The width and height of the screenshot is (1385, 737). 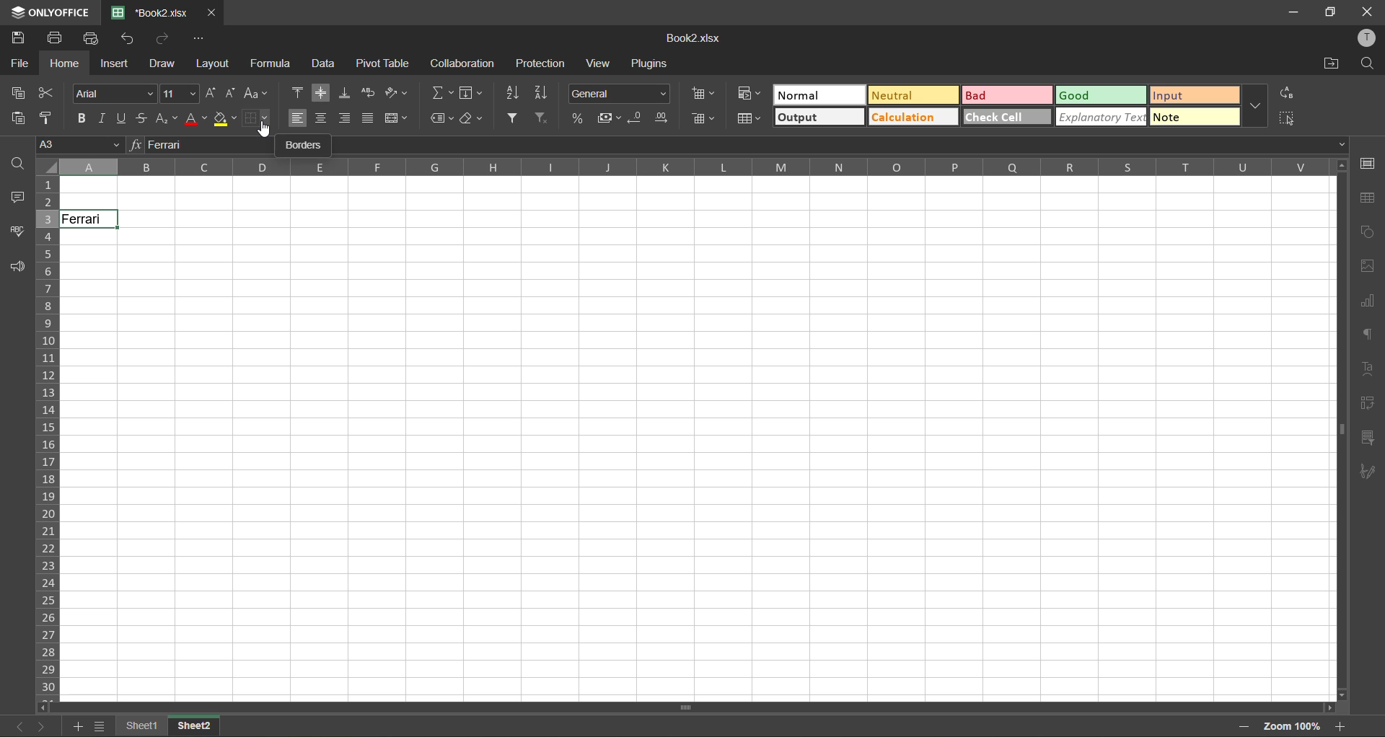 What do you see at coordinates (395, 90) in the screenshot?
I see `orientation` at bounding box center [395, 90].